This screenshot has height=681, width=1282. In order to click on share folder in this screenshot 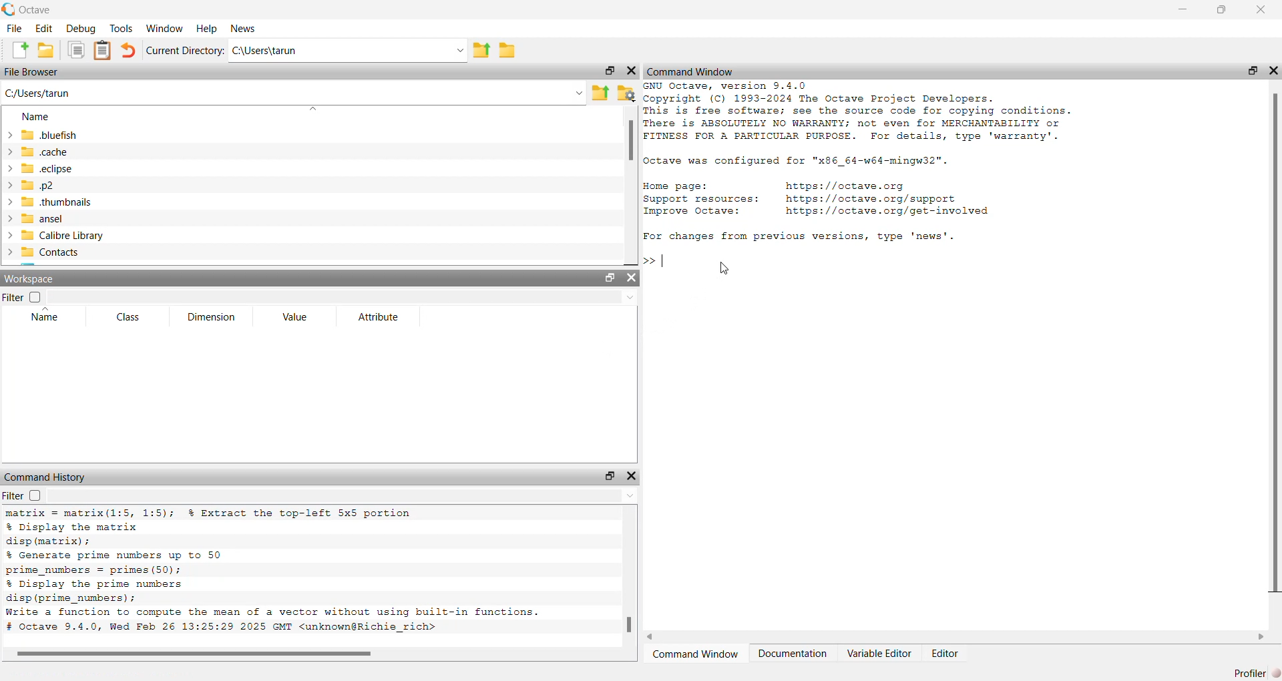, I will do `click(482, 51)`.